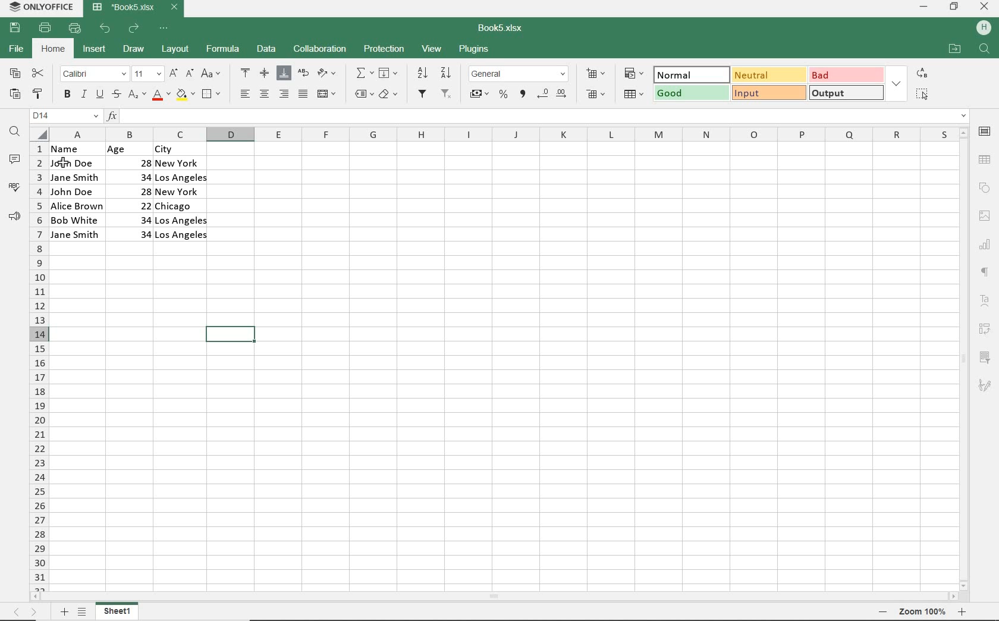  What do you see at coordinates (768, 74) in the screenshot?
I see `NEUTRAL` at bounding box center [768, 74].